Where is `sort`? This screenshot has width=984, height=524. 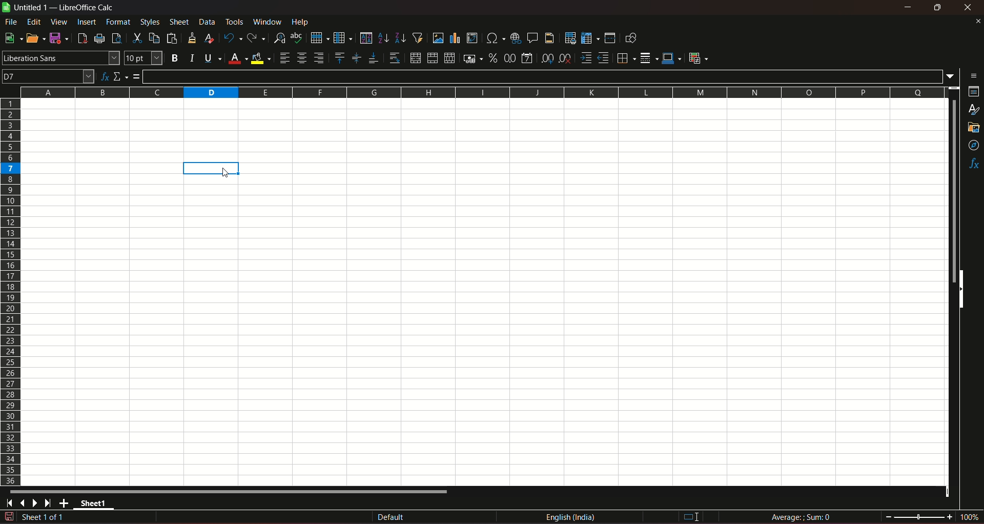 sort is located at coordinates (365, 38).